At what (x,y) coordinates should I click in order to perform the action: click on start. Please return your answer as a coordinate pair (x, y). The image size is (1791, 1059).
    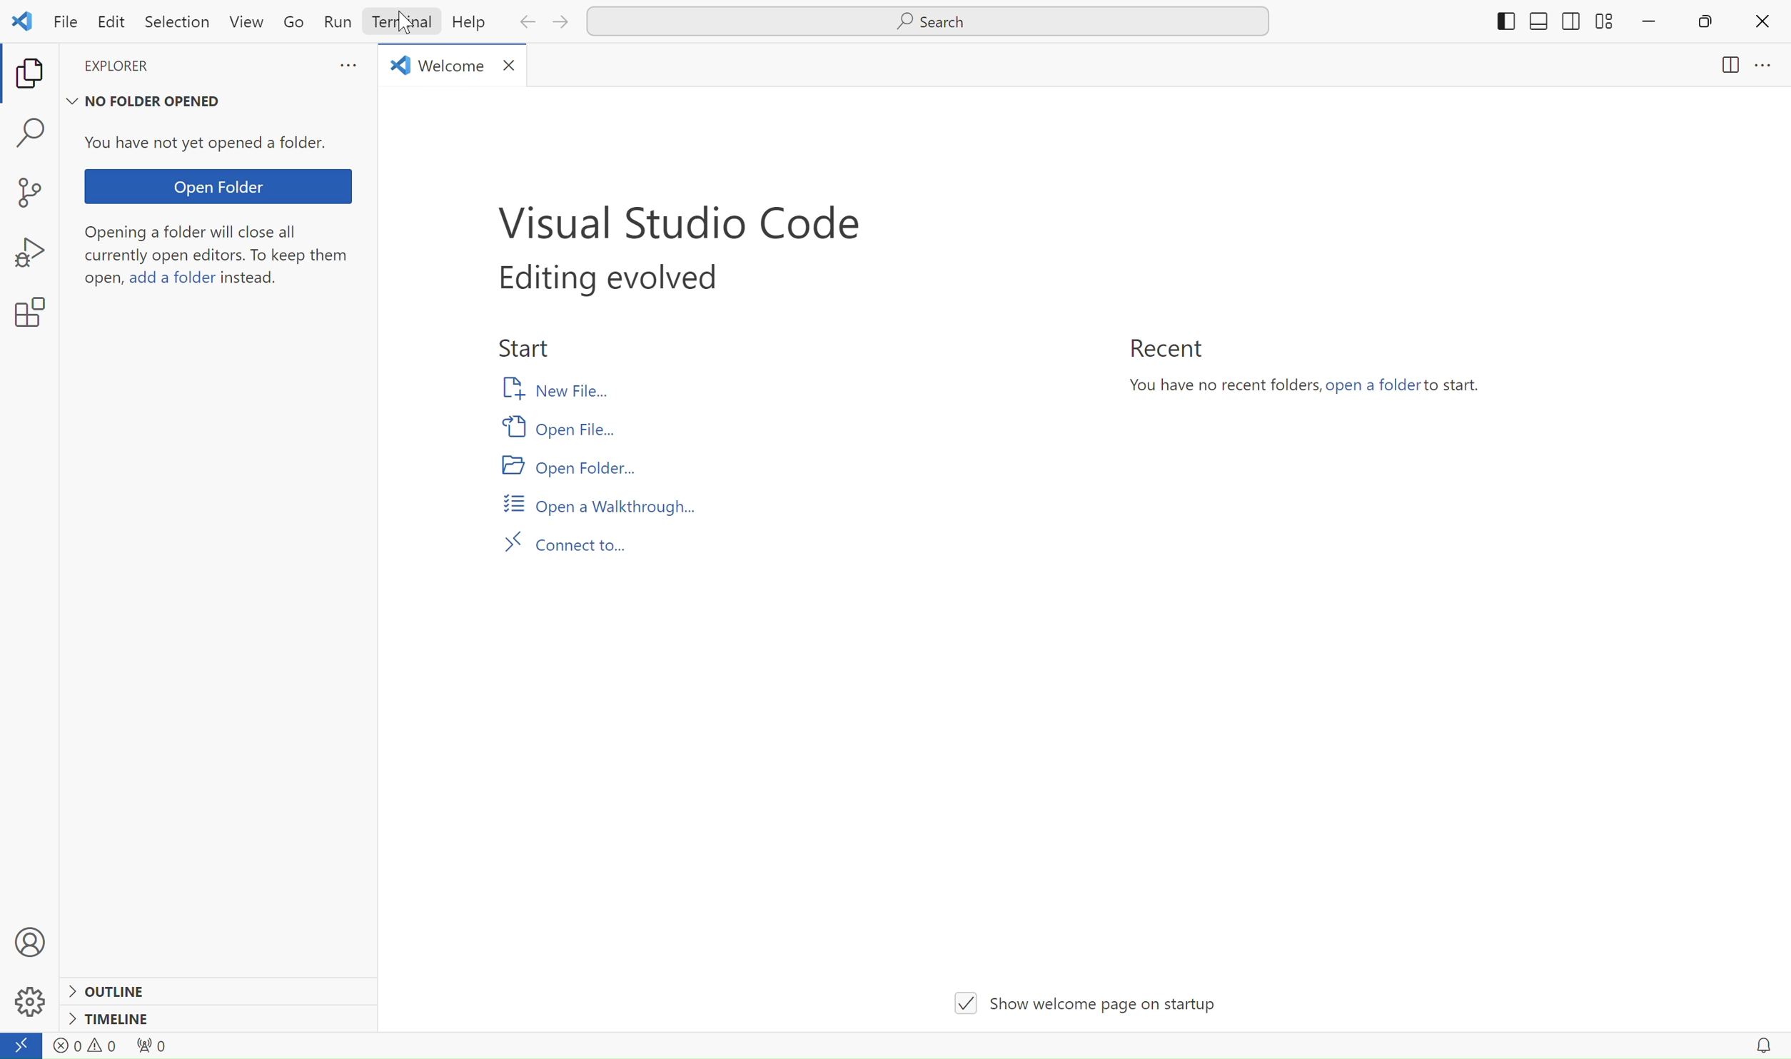
    Looking at the image, I should click on (528, 343).